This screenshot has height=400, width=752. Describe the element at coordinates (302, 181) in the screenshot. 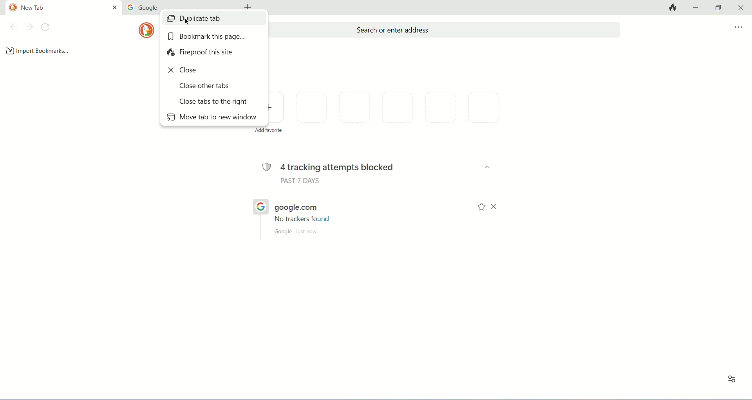

I see `past 7 days` at that location.